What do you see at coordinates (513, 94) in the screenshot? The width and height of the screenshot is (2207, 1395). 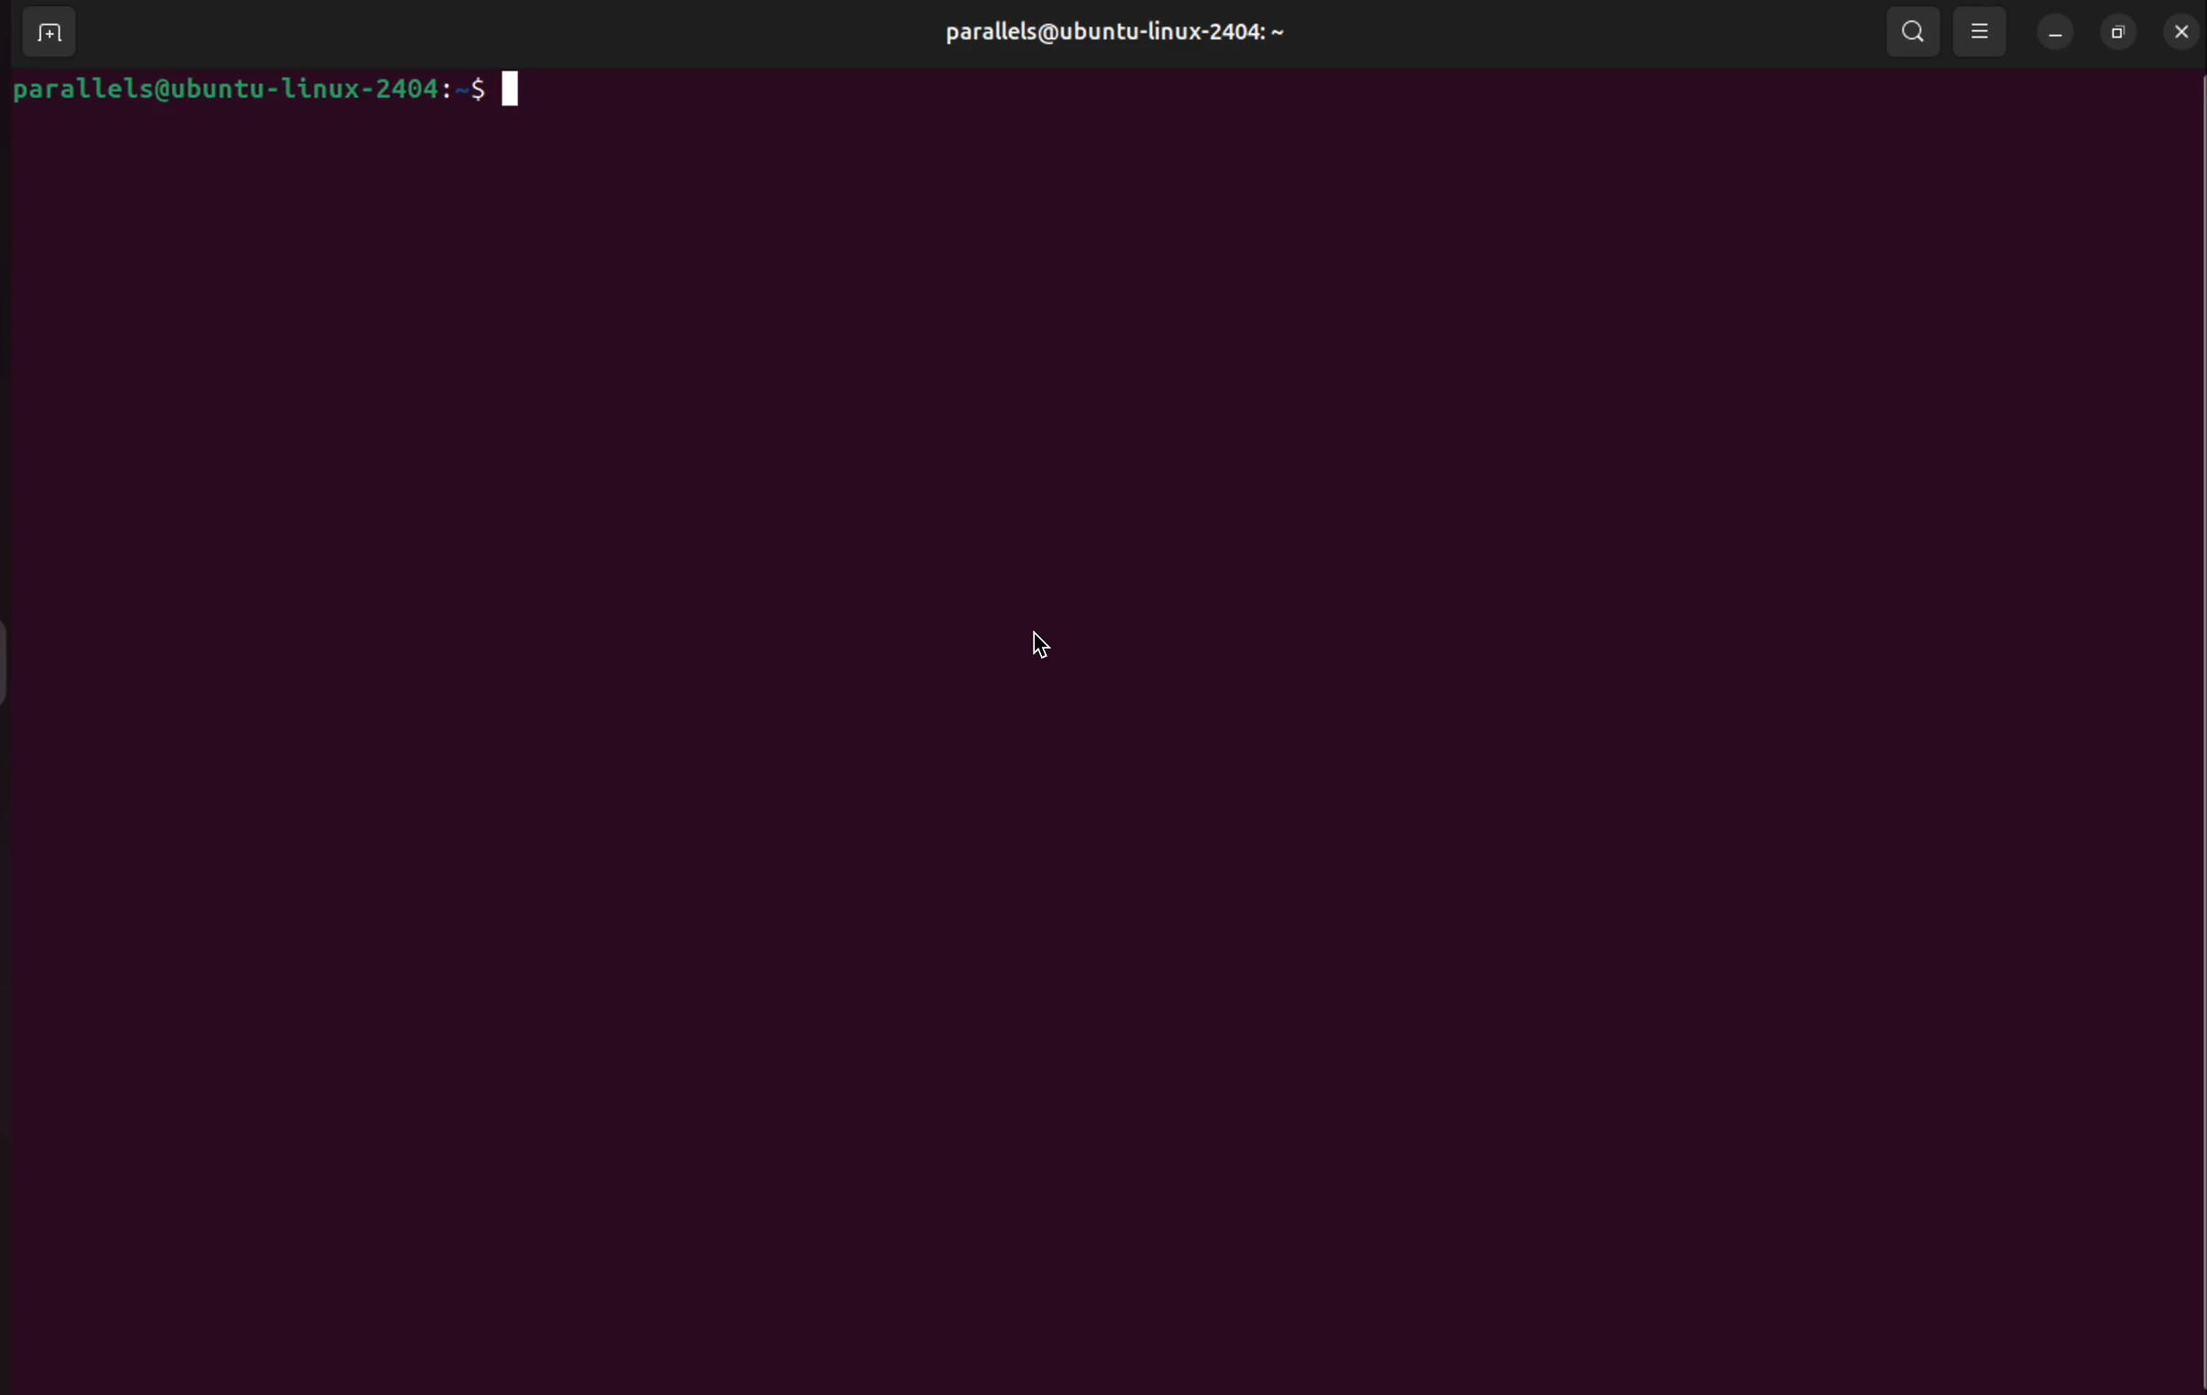 I see `cursor` at bounding box center [513, 94].